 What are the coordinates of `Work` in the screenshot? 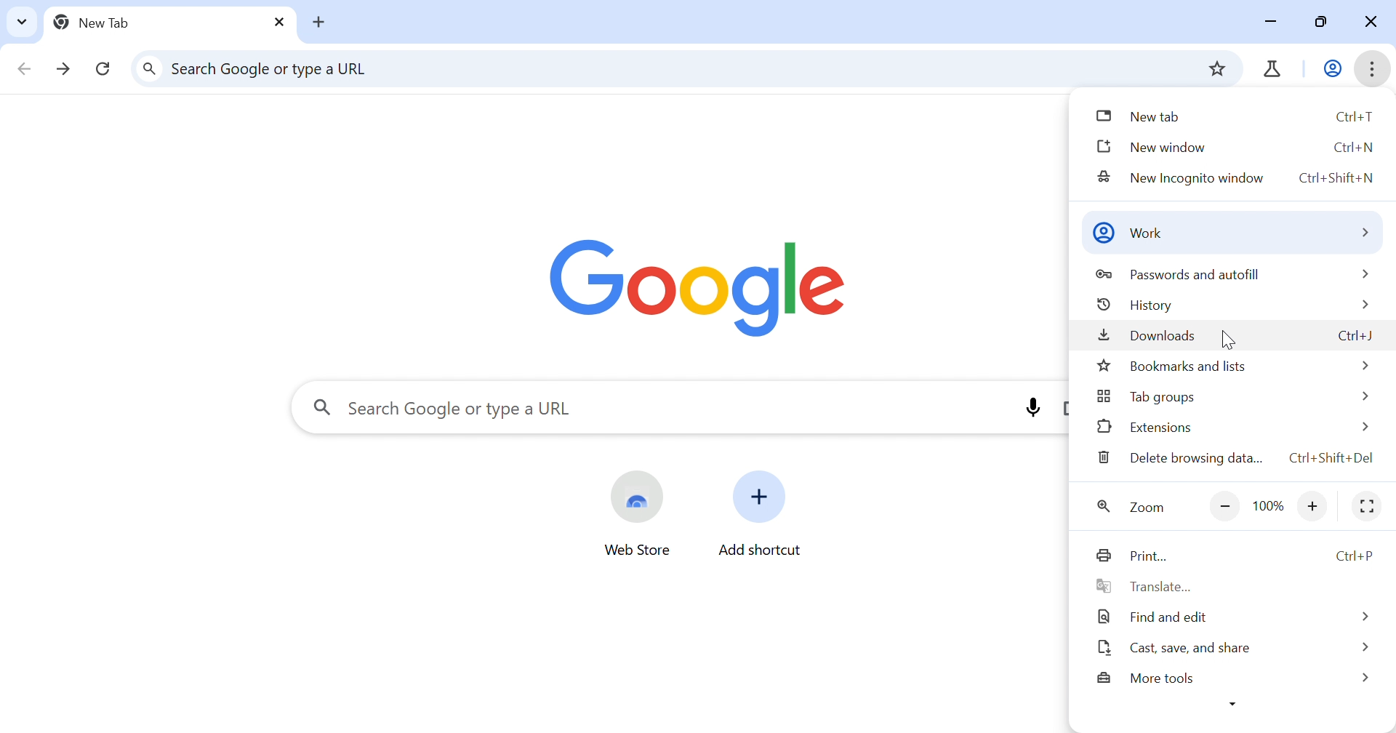 It's located at (1128, 233).